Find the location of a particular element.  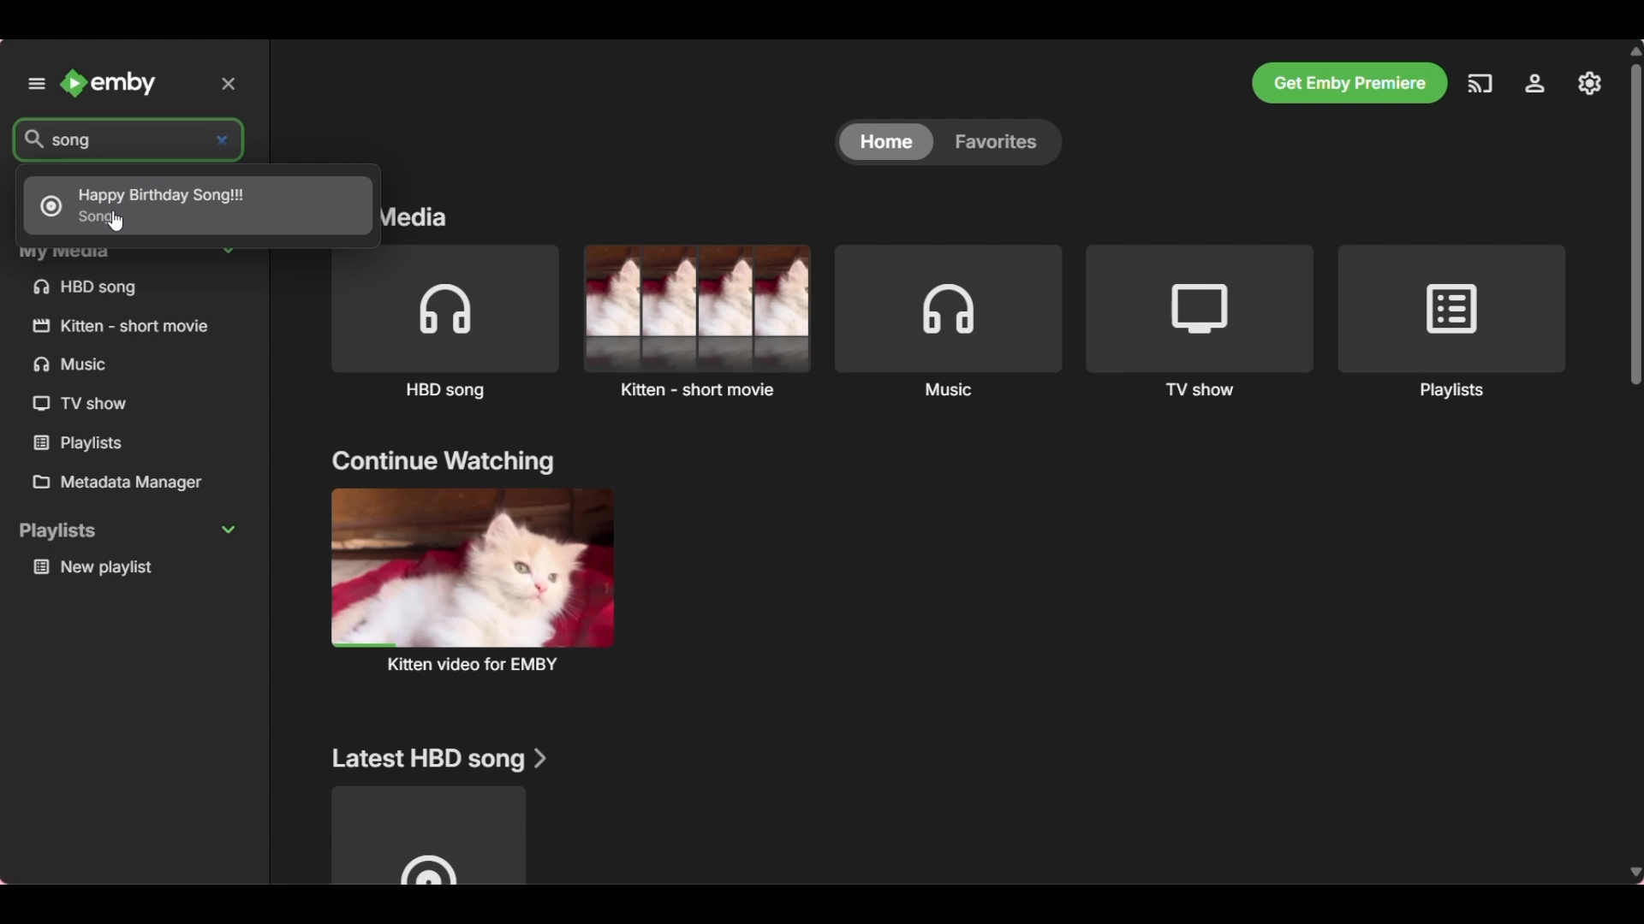

Playlists is located at coordinates (84, 443).